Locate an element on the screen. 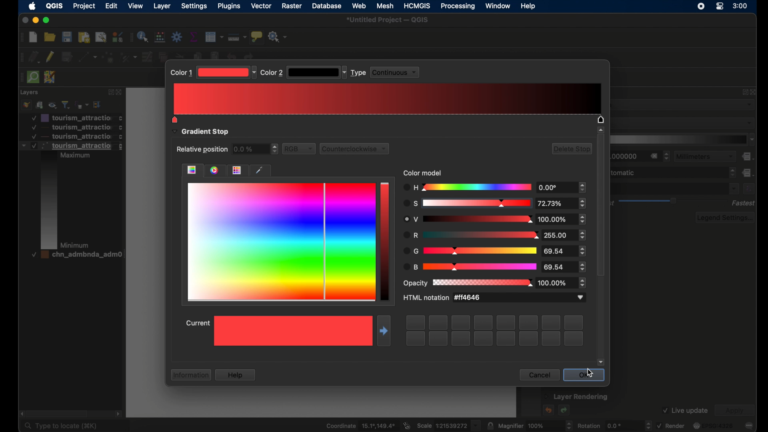 The width and height of the screenshot is (768, 432). raster is located at coordinates (292, 6).